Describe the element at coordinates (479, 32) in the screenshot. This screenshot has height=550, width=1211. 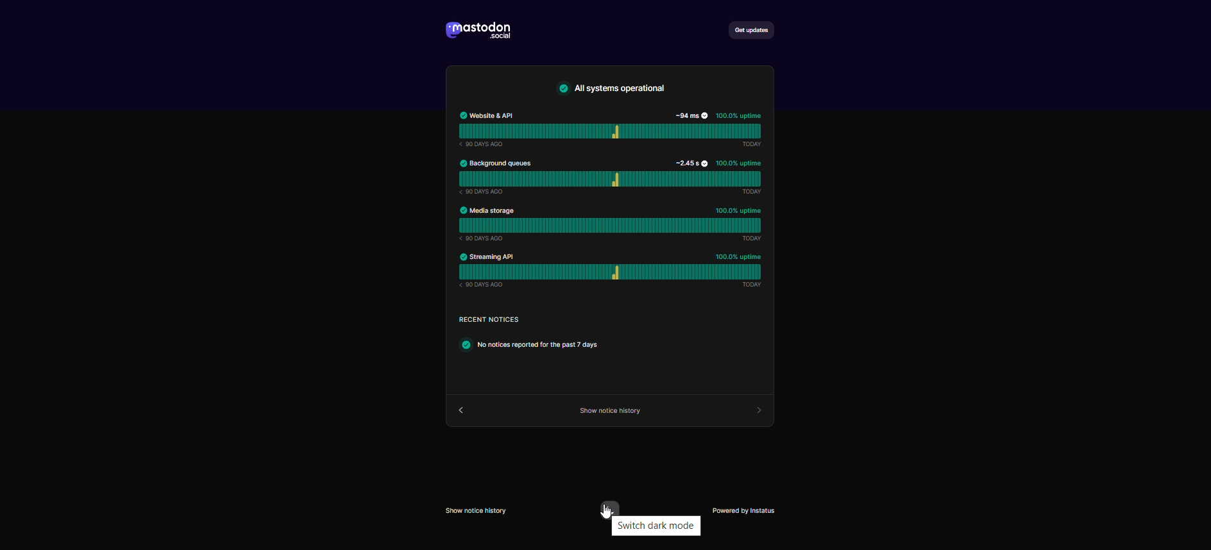
I see `logo` at that location.